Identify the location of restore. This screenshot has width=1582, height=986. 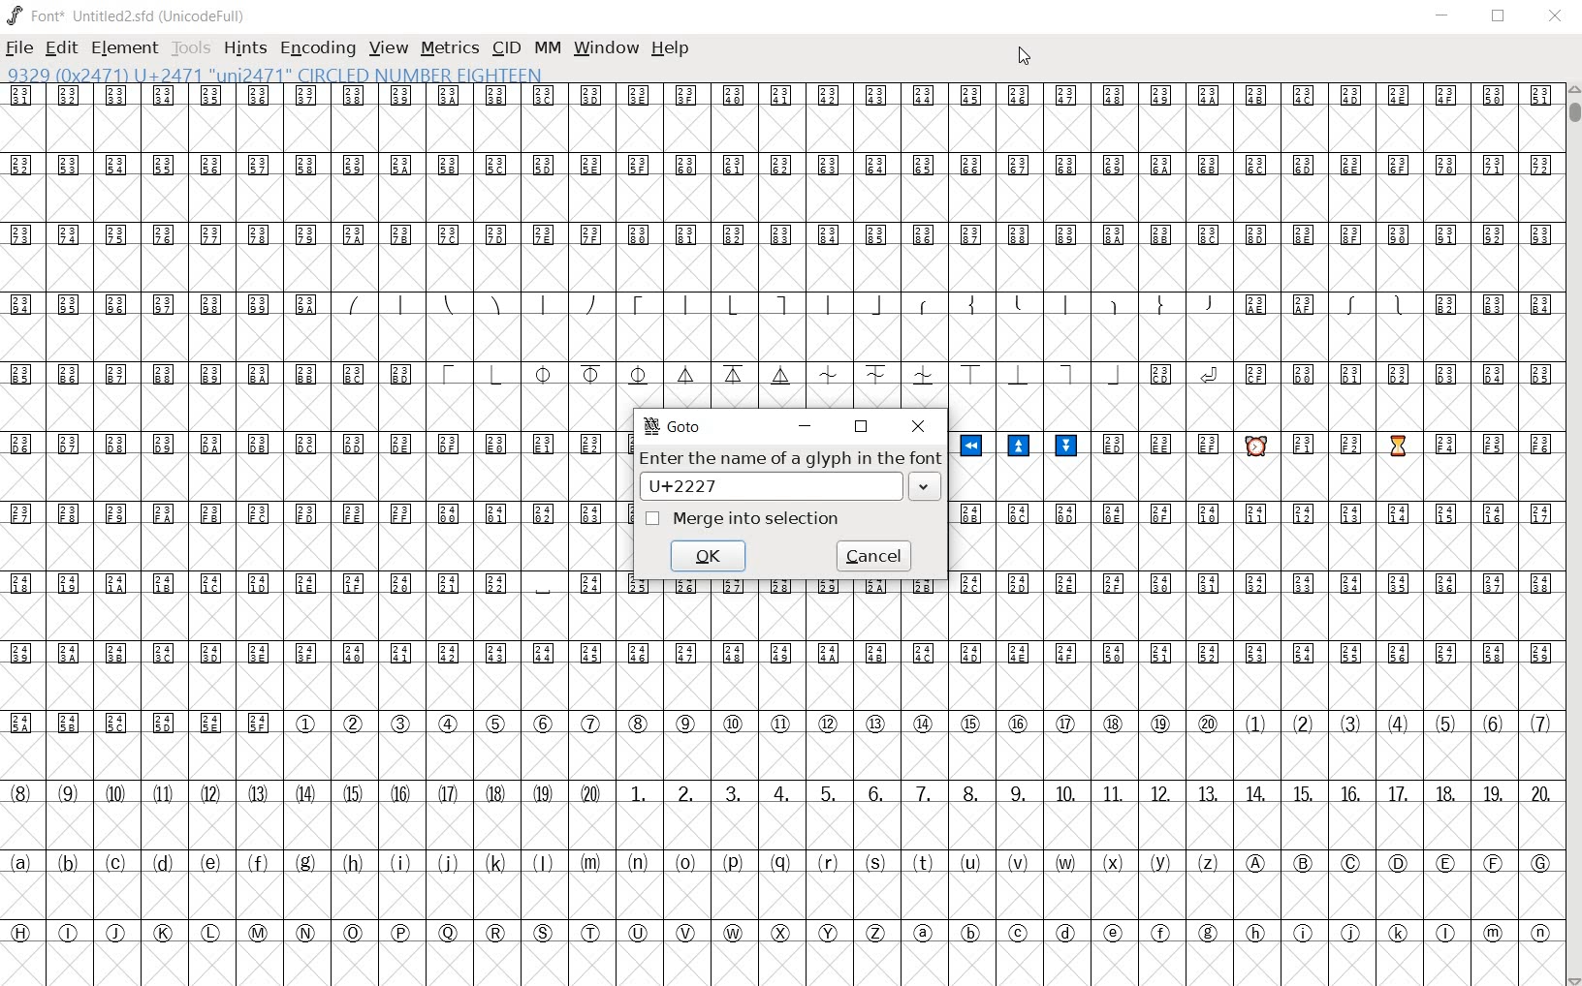
(1499, 16).